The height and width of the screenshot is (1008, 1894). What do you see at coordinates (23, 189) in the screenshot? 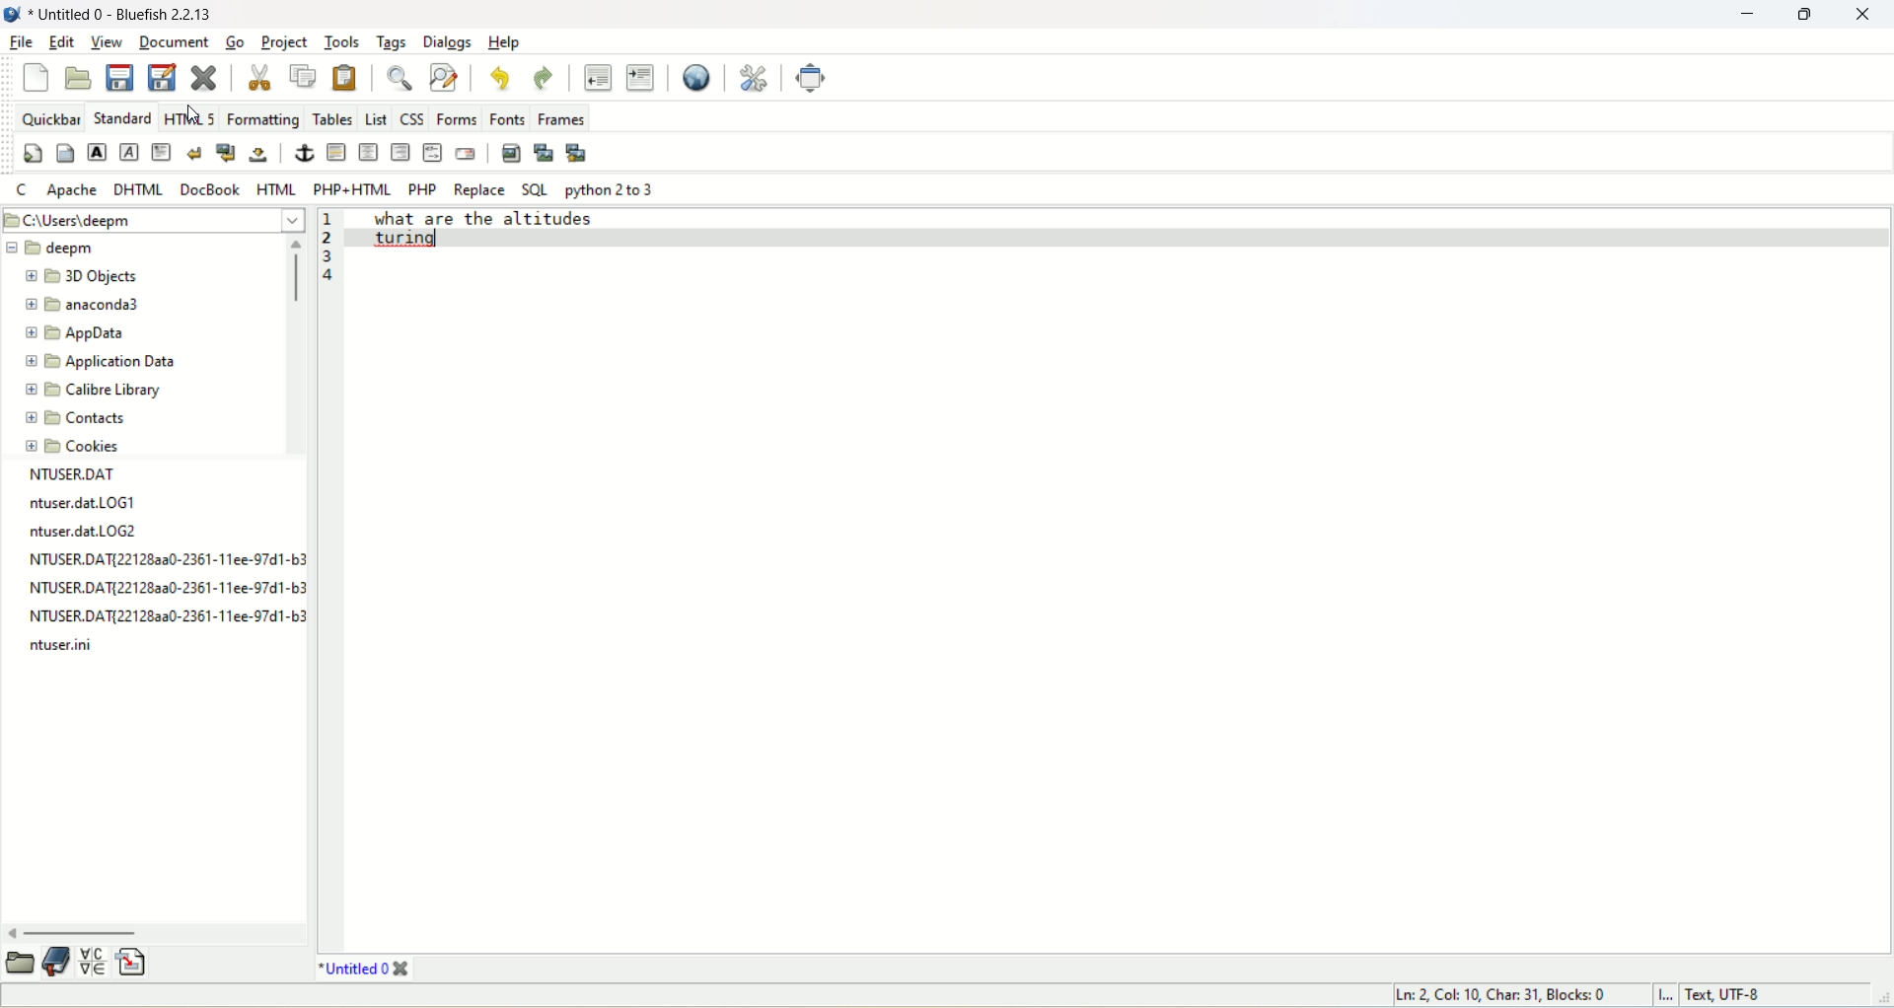
I see `C` at bounding box center [23, 189].